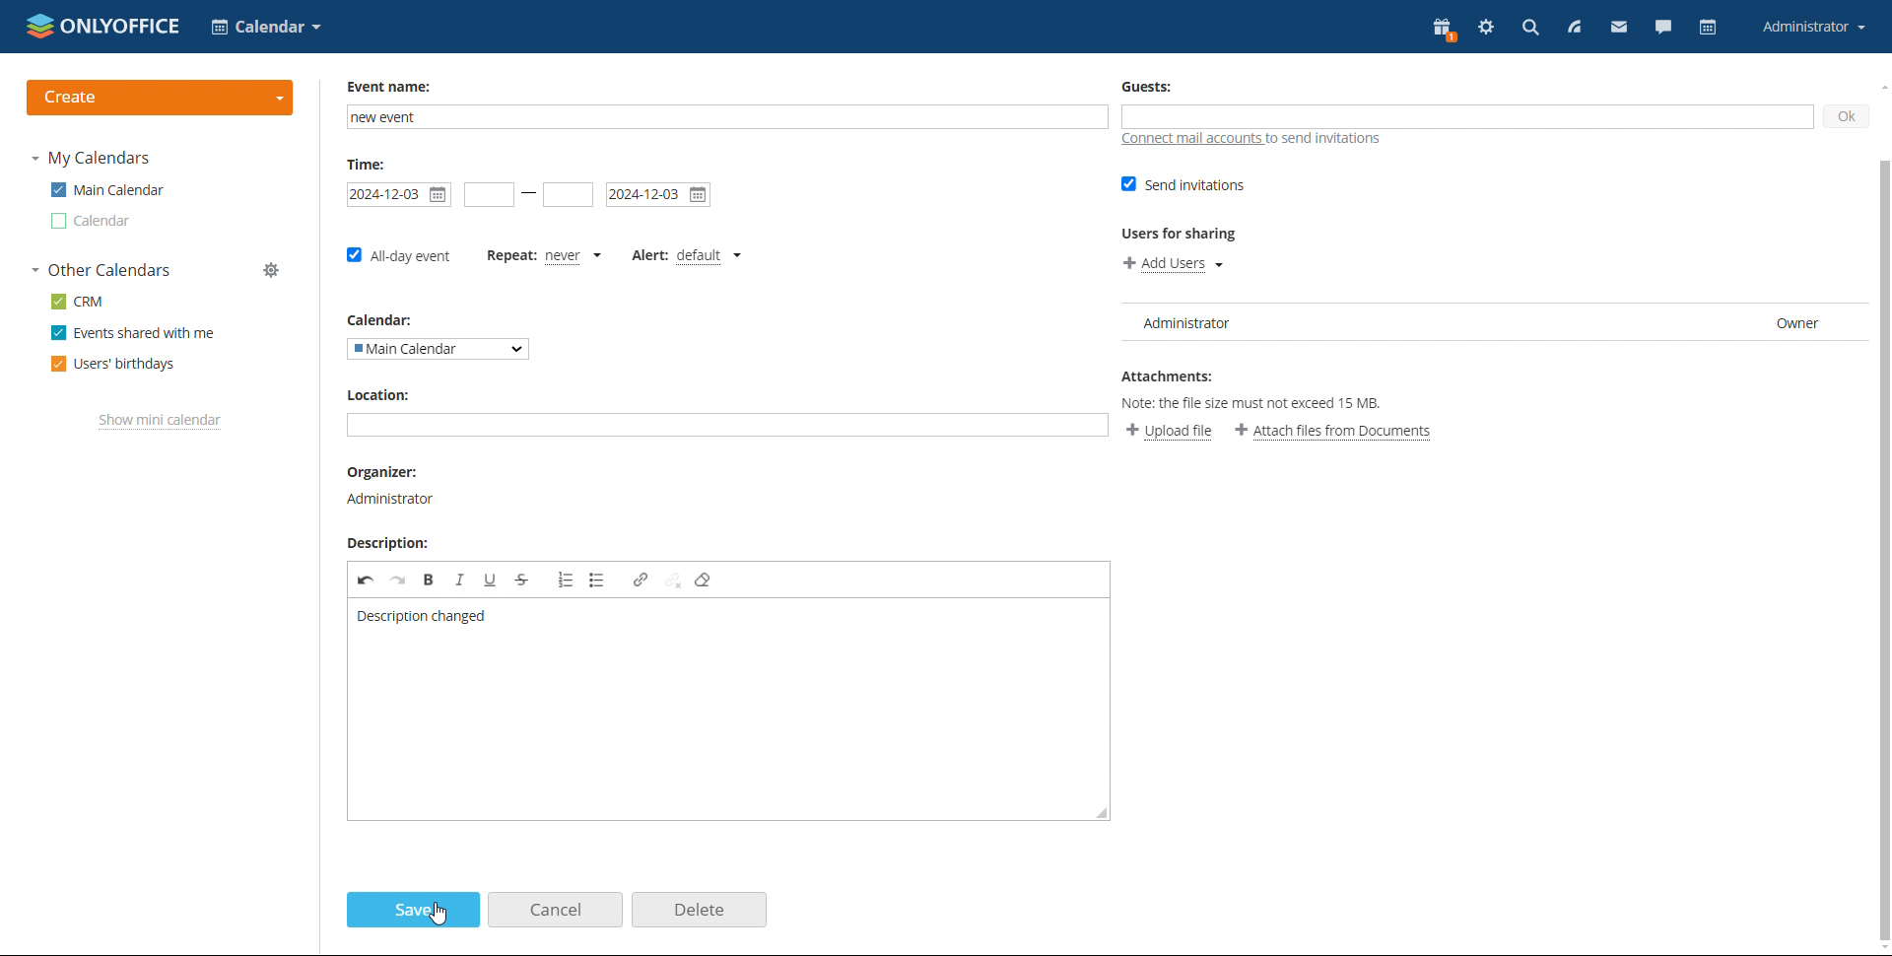  Describe the element at coordinates (1486, 29) in the screenshot. I see `settings` at that location.